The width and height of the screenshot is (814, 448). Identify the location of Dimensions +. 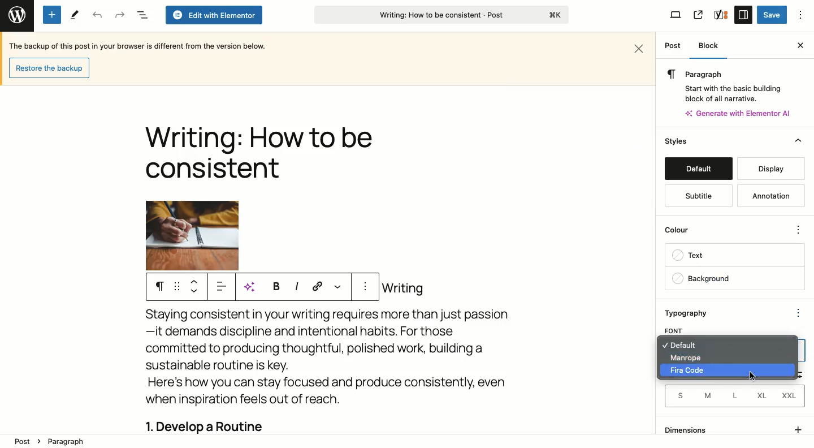
(734, 428).